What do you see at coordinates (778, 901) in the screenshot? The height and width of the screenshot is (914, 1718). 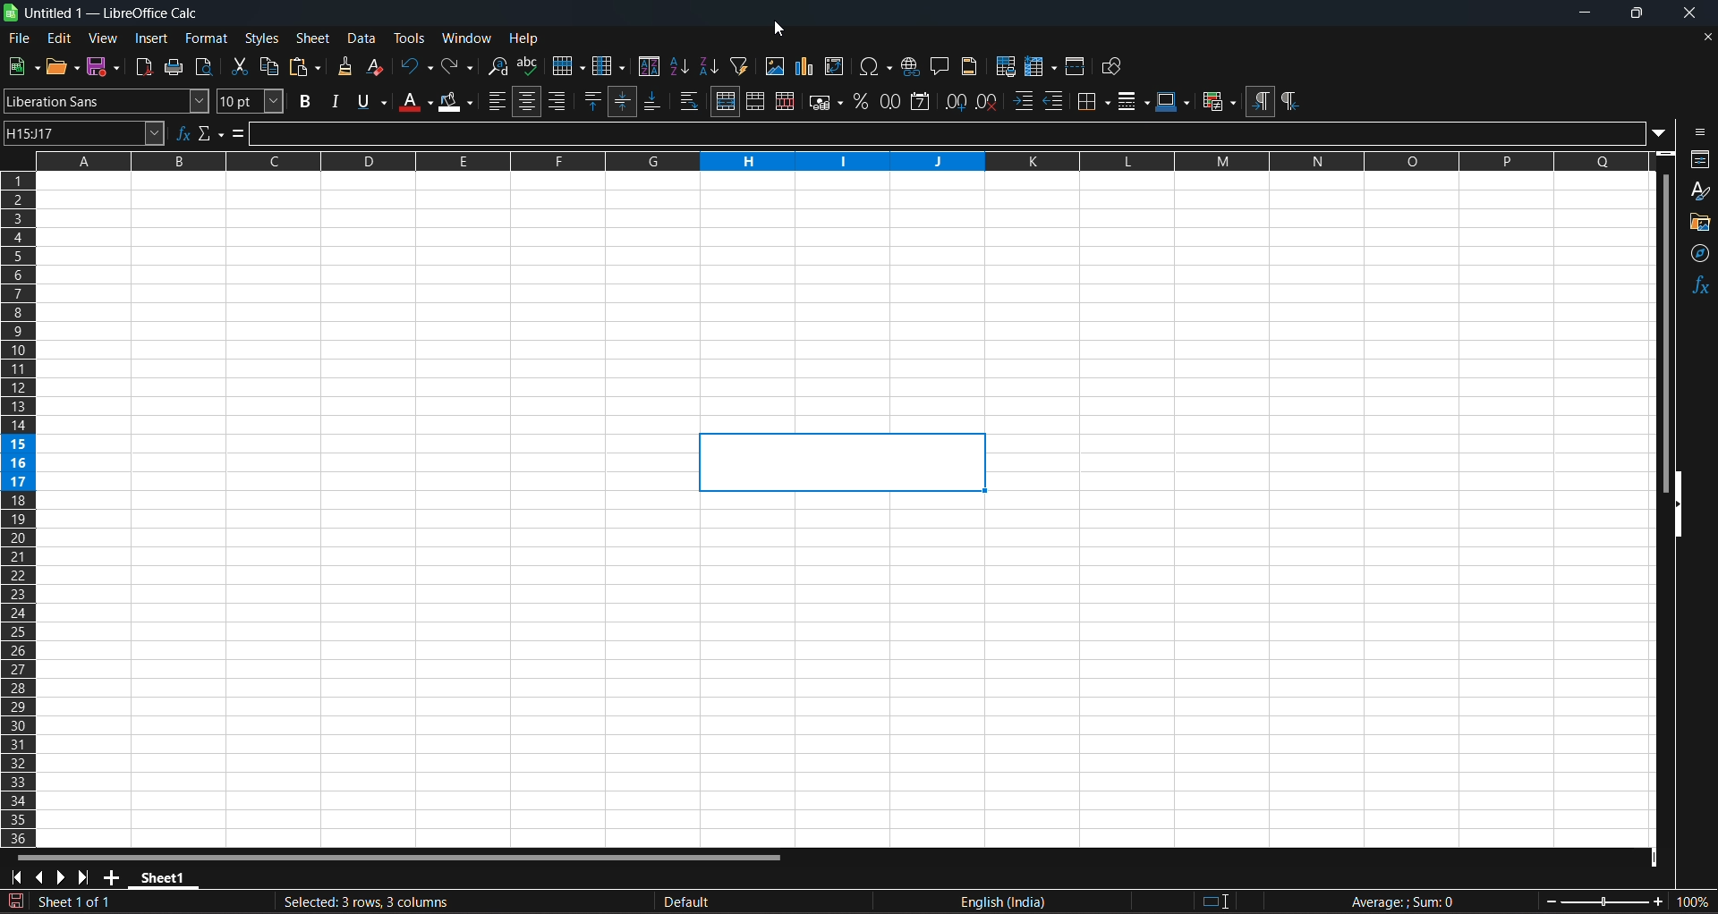 I see `default` at bounding box center [778, 901].